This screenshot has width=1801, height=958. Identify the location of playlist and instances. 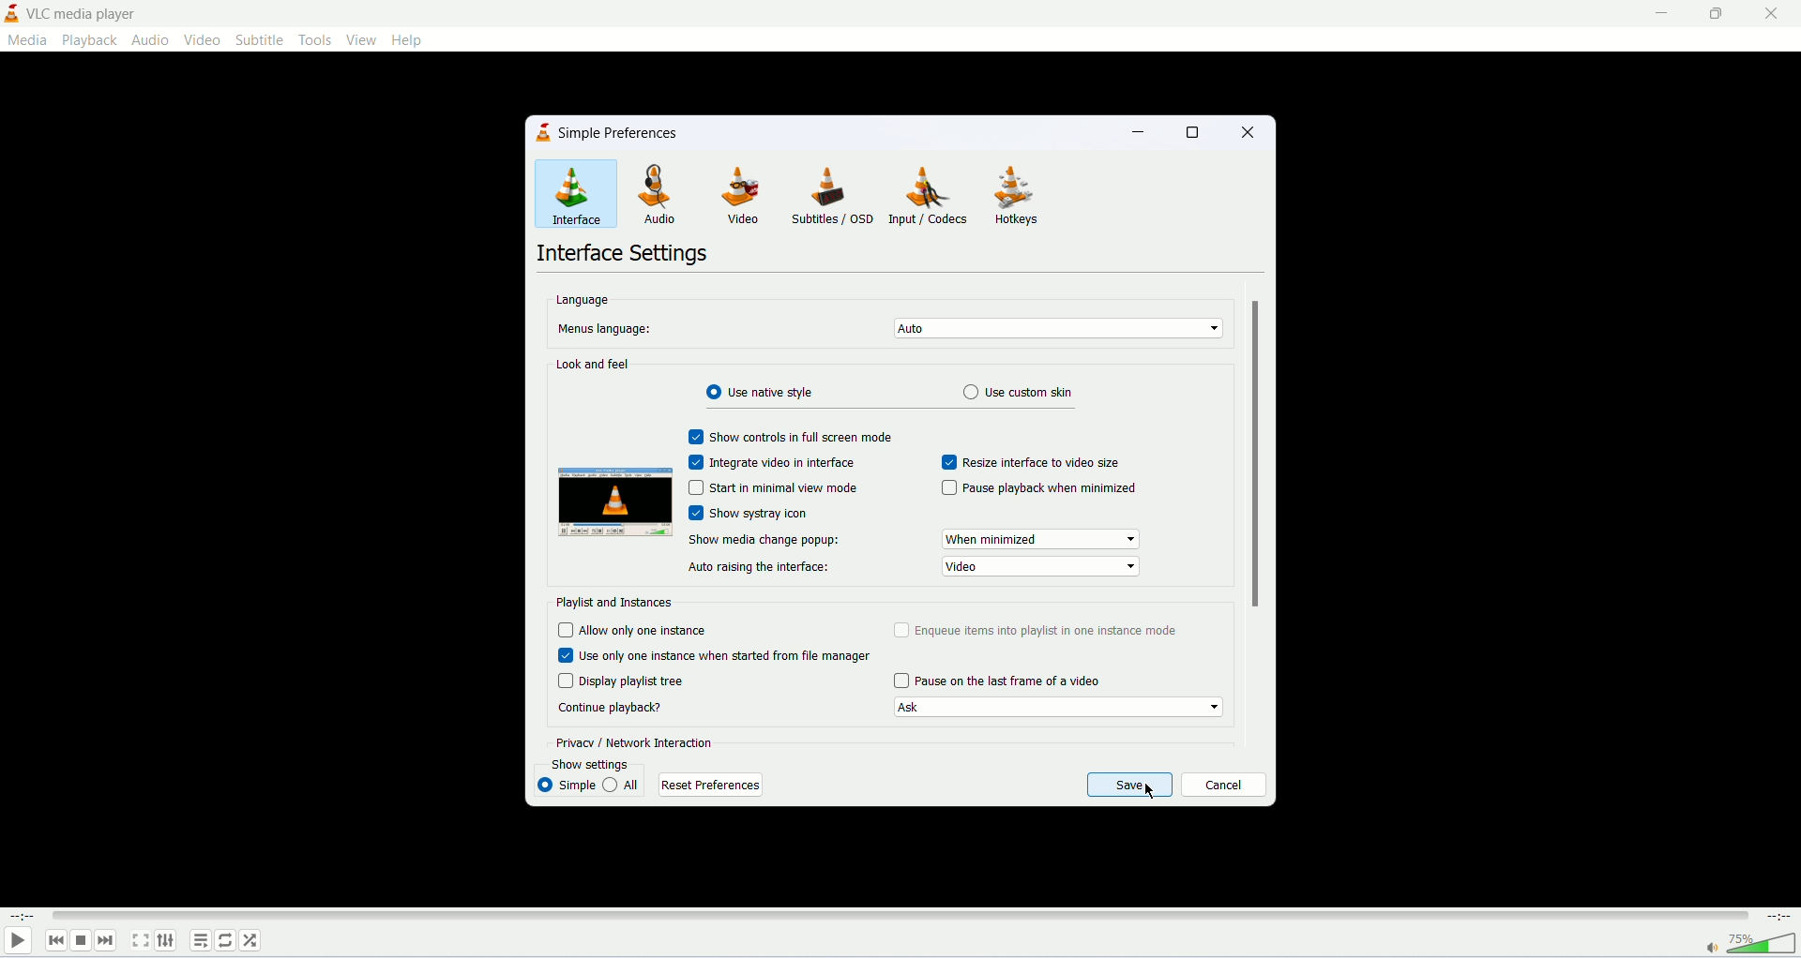
(614, 603).